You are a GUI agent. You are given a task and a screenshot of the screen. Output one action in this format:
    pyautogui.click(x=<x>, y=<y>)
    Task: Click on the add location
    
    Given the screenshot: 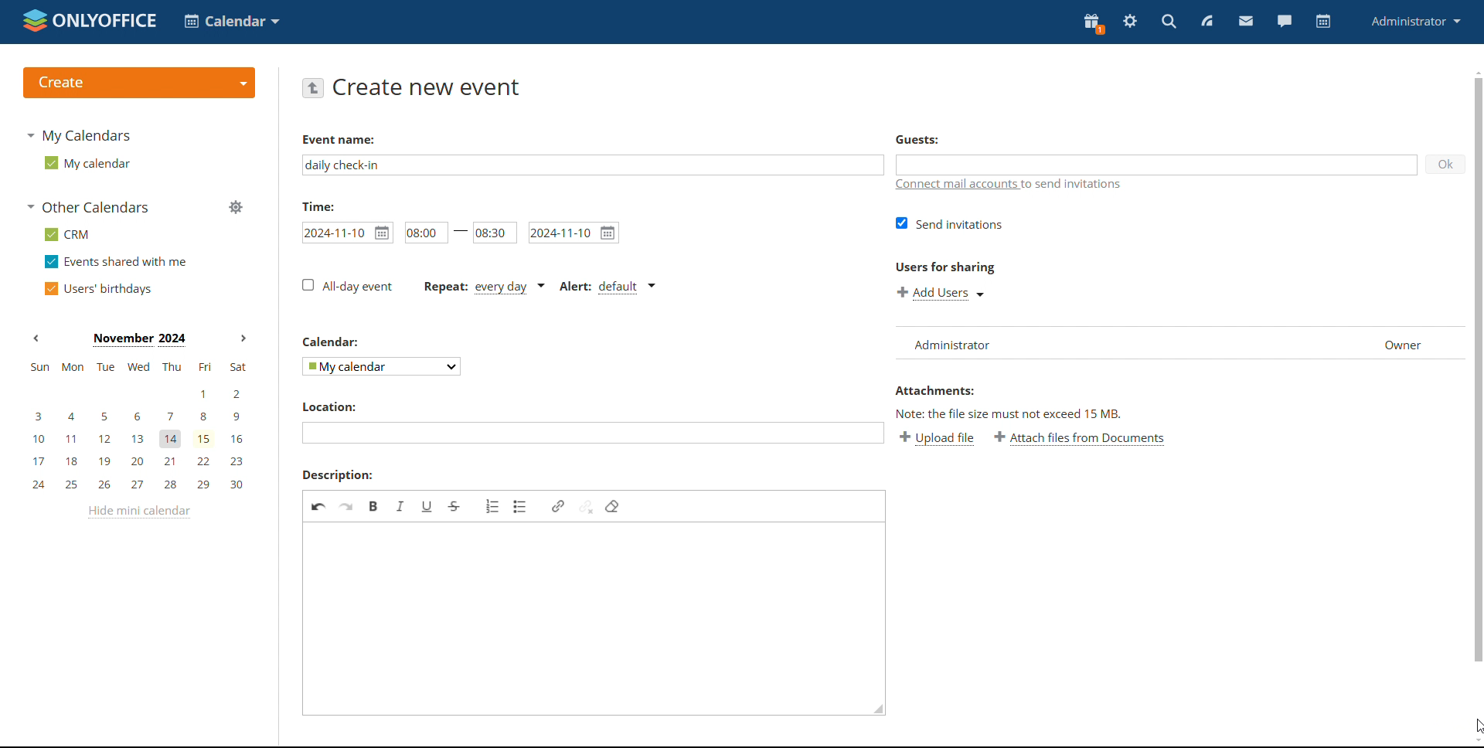 What is the action you would take?
    pyautogui.click(x=594, y=433)
    